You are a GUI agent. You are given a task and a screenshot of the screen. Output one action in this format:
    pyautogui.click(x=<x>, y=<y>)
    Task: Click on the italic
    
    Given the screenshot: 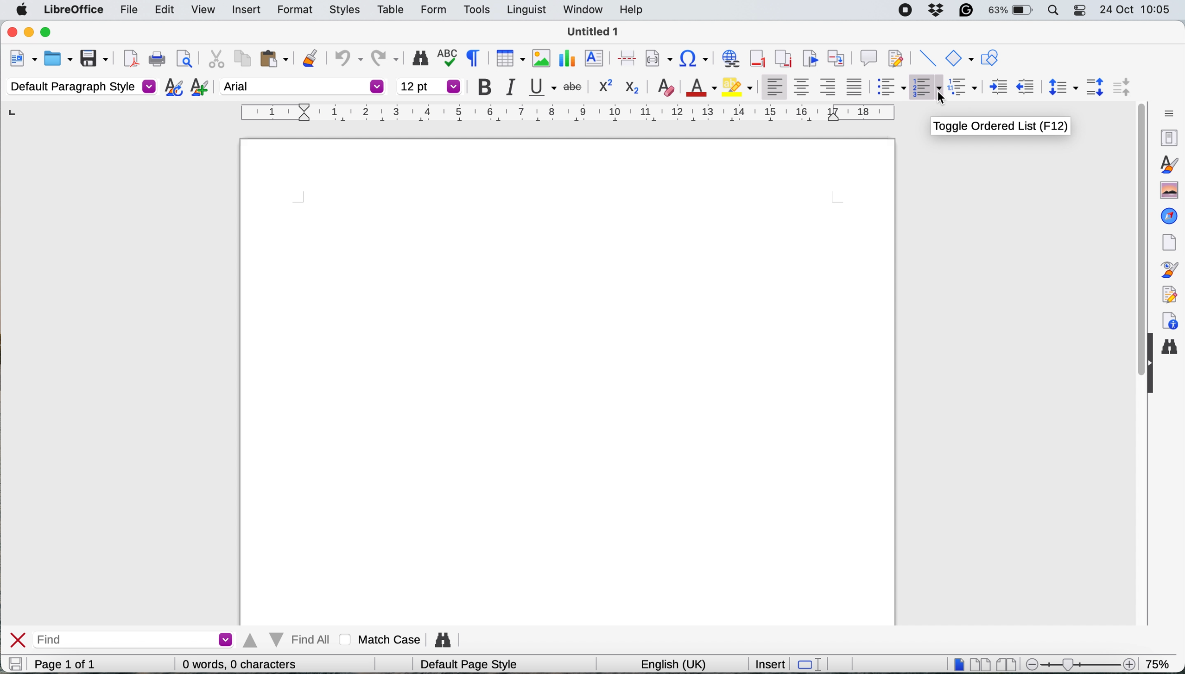 What is the action you would take?
    pyautogui.click(x=515, y=88)
    